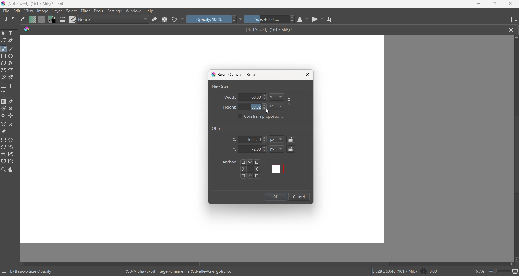 The image size is (519, 276). I want to click on width value box, so click(246, 97).